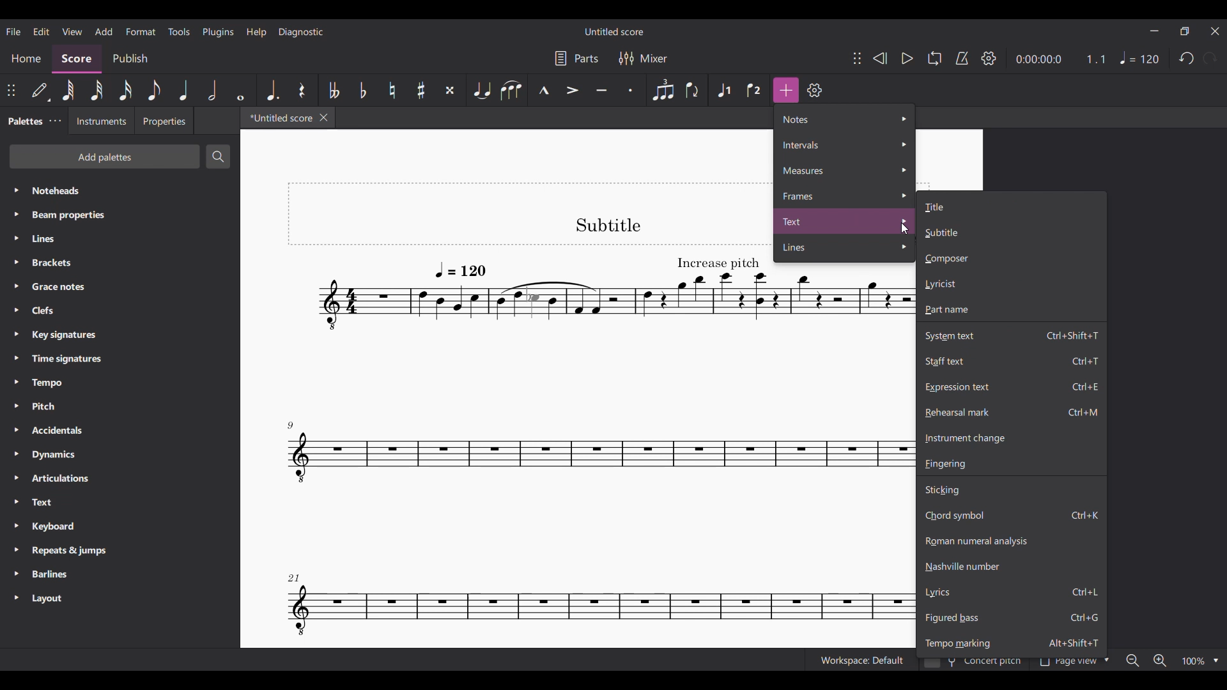 This screenshot has width=1227, height=690. I want to click on Fingering, so click(1012, 463).